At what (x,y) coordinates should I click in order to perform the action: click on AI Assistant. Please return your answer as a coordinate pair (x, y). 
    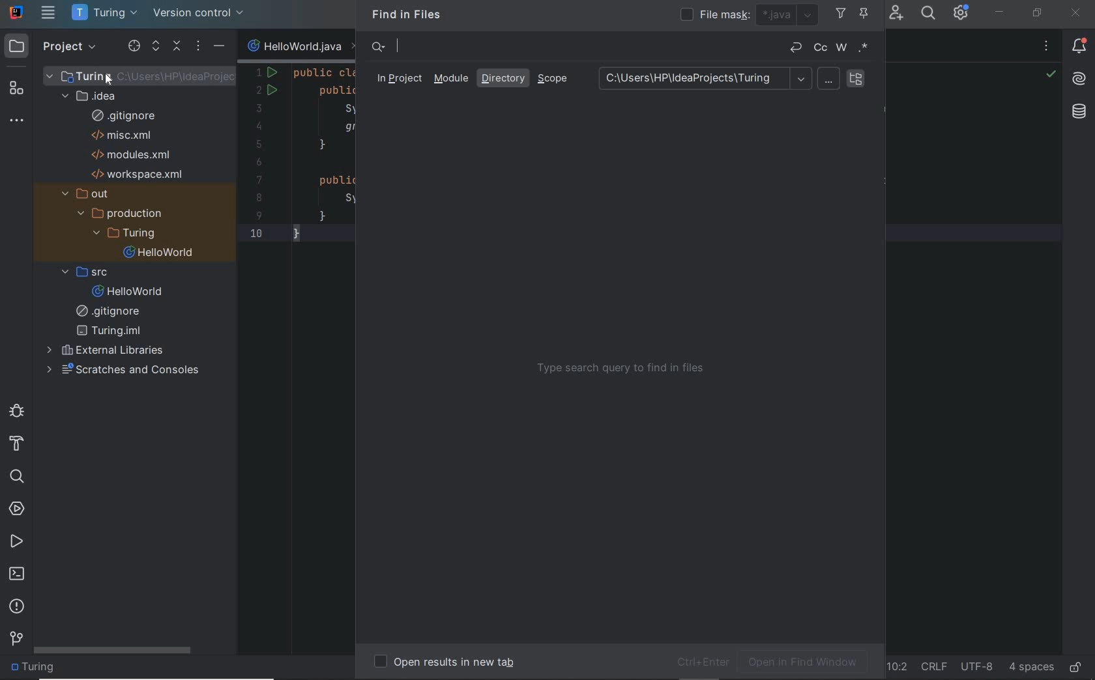
    Looking at the image, I should click on (1078, 79).